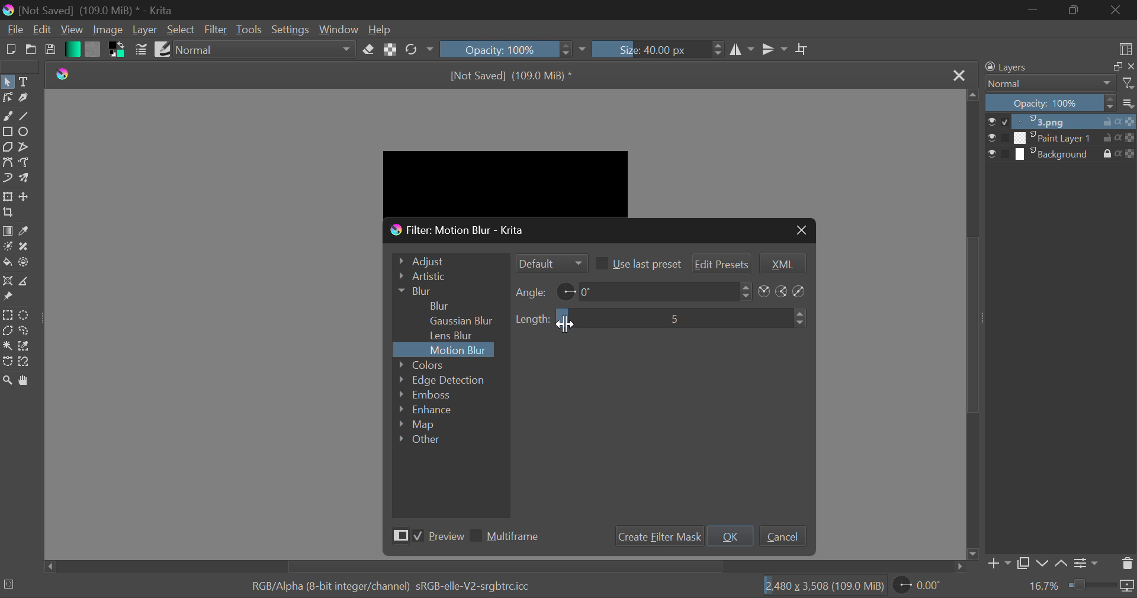 This screenshot has height=598, width=1137. Describe the element at coordinates (338, 29) in the screenshot. I see `Window` at that location.